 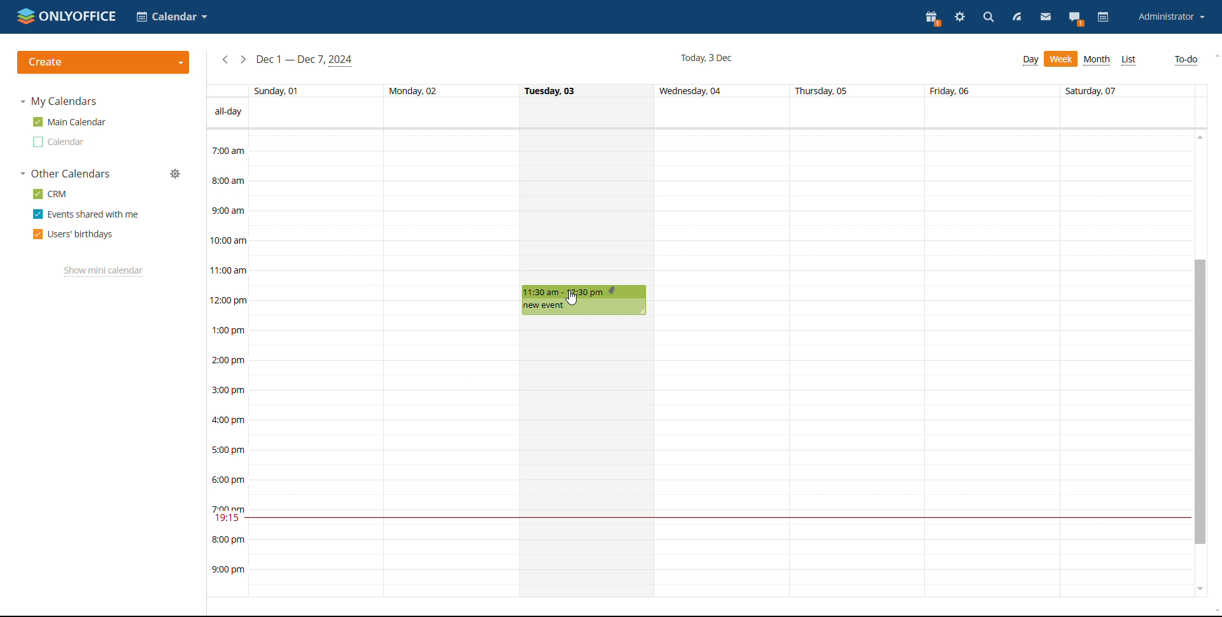 I want to click on cursor, so click(x=576, y=301).